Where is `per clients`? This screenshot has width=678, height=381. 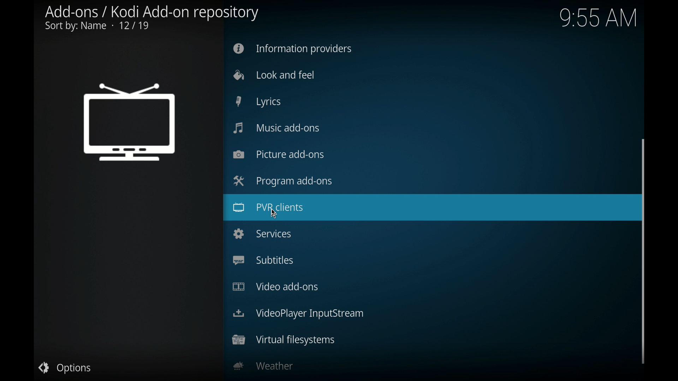
per clients is located at coordinates (429, 207).